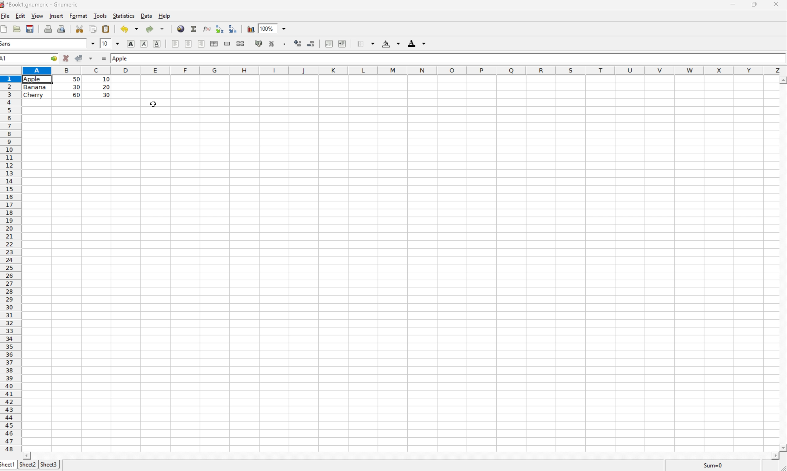  Describe the element at coordinates (778, 5) in the screenshot. I see `close` at that location.